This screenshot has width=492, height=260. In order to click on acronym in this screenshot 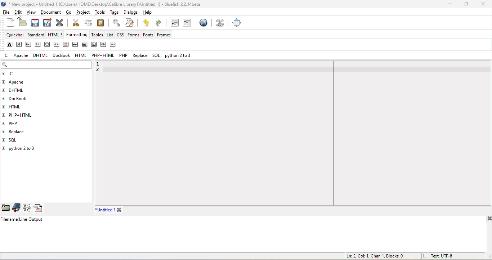, I will do `click(39, 44)`.